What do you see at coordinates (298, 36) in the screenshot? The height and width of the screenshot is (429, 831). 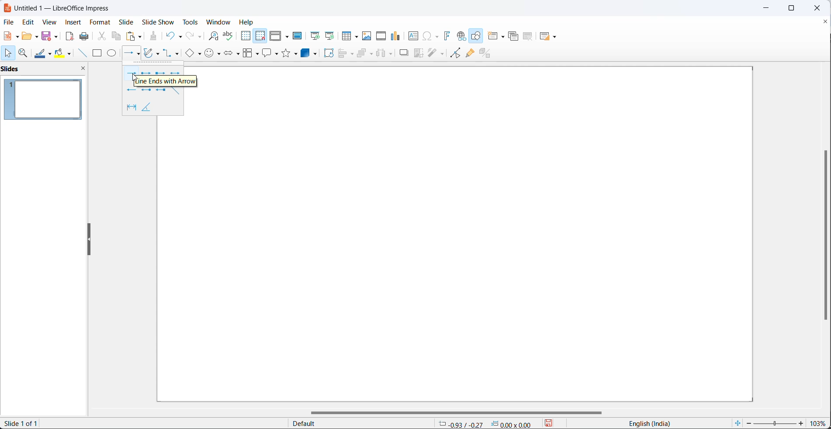 I see `master slide` at bounding box center [298, 36].